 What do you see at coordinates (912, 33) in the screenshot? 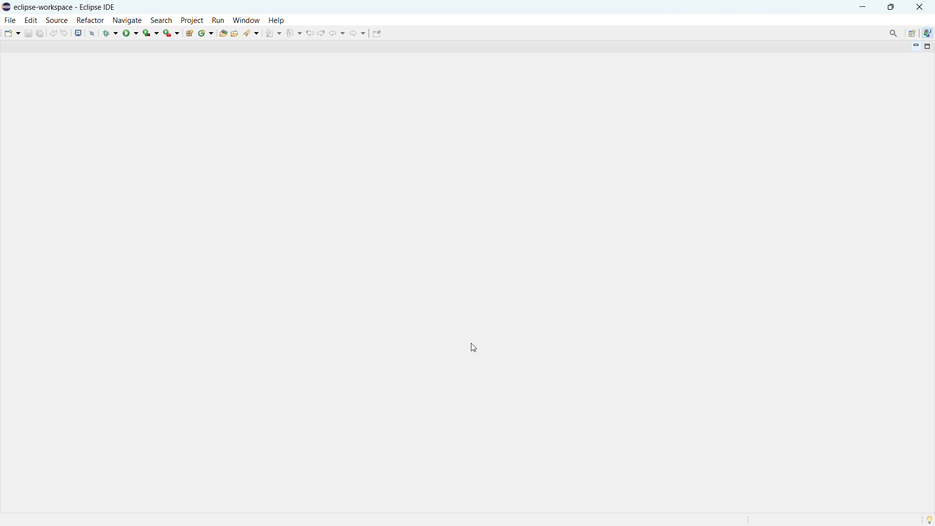
I see `open perspective` at bounding box center [912, 33].